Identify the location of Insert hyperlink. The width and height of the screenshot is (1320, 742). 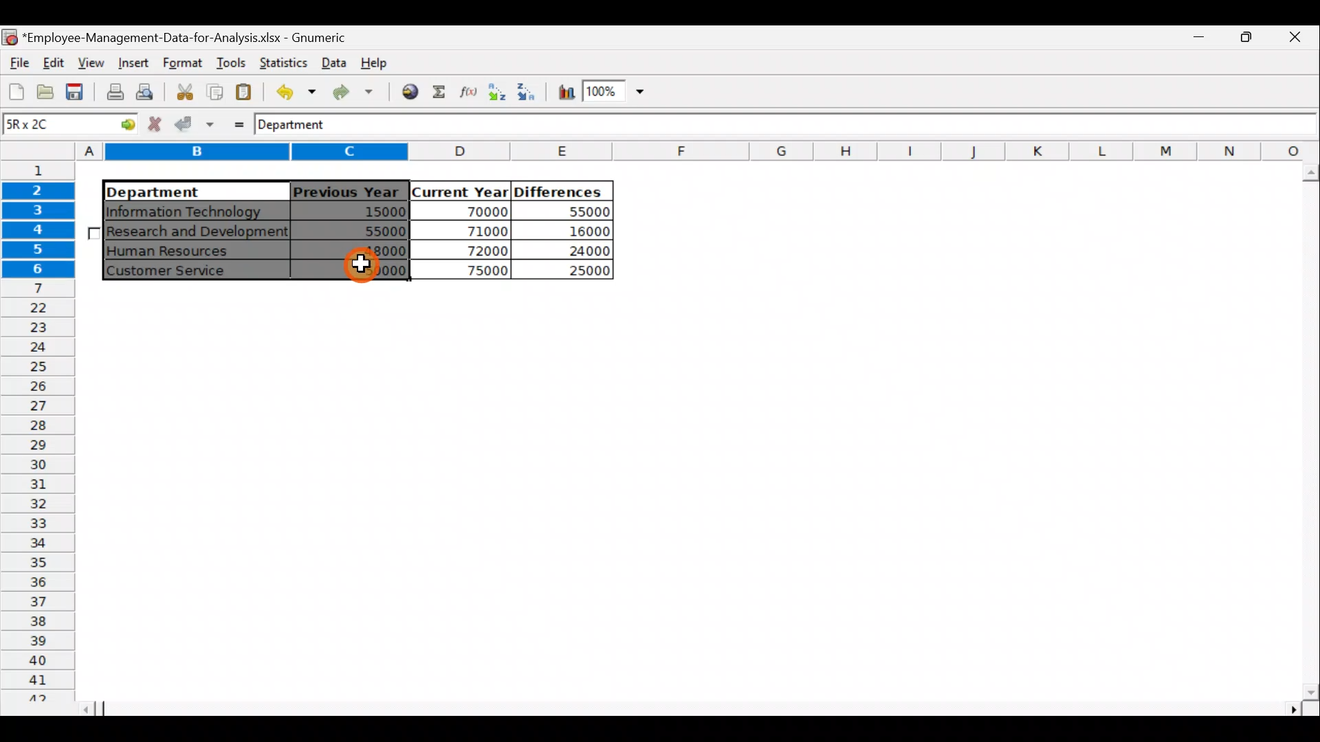
(411, 92).